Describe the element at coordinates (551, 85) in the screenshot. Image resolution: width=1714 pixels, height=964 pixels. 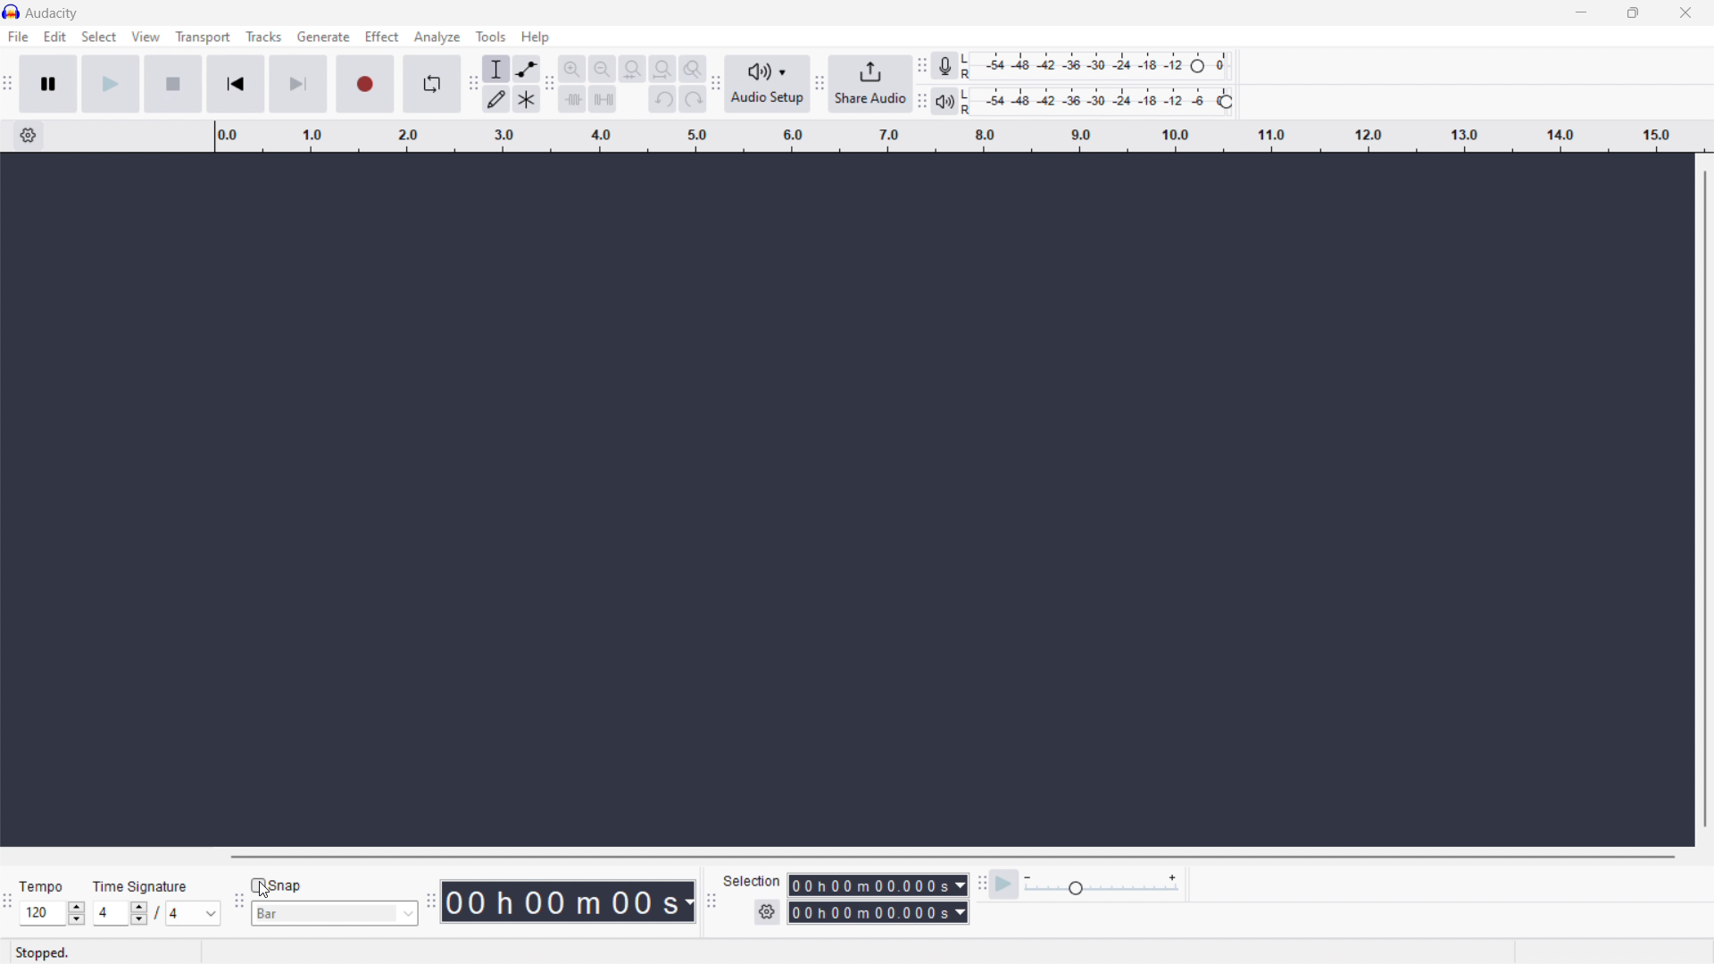
I see `audacity edit toolbar` at that location.